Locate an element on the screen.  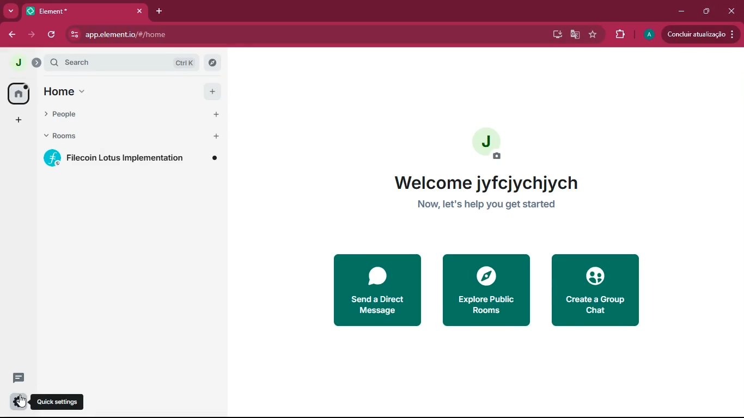
profile is located at coordinates (648, 35).